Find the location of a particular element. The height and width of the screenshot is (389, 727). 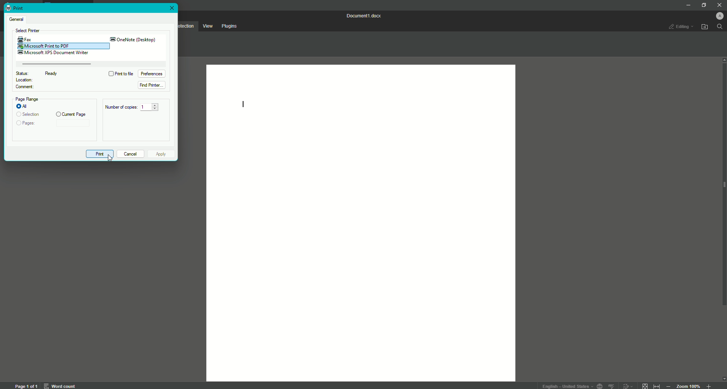

Current Page is located at coordinates (71, 114).